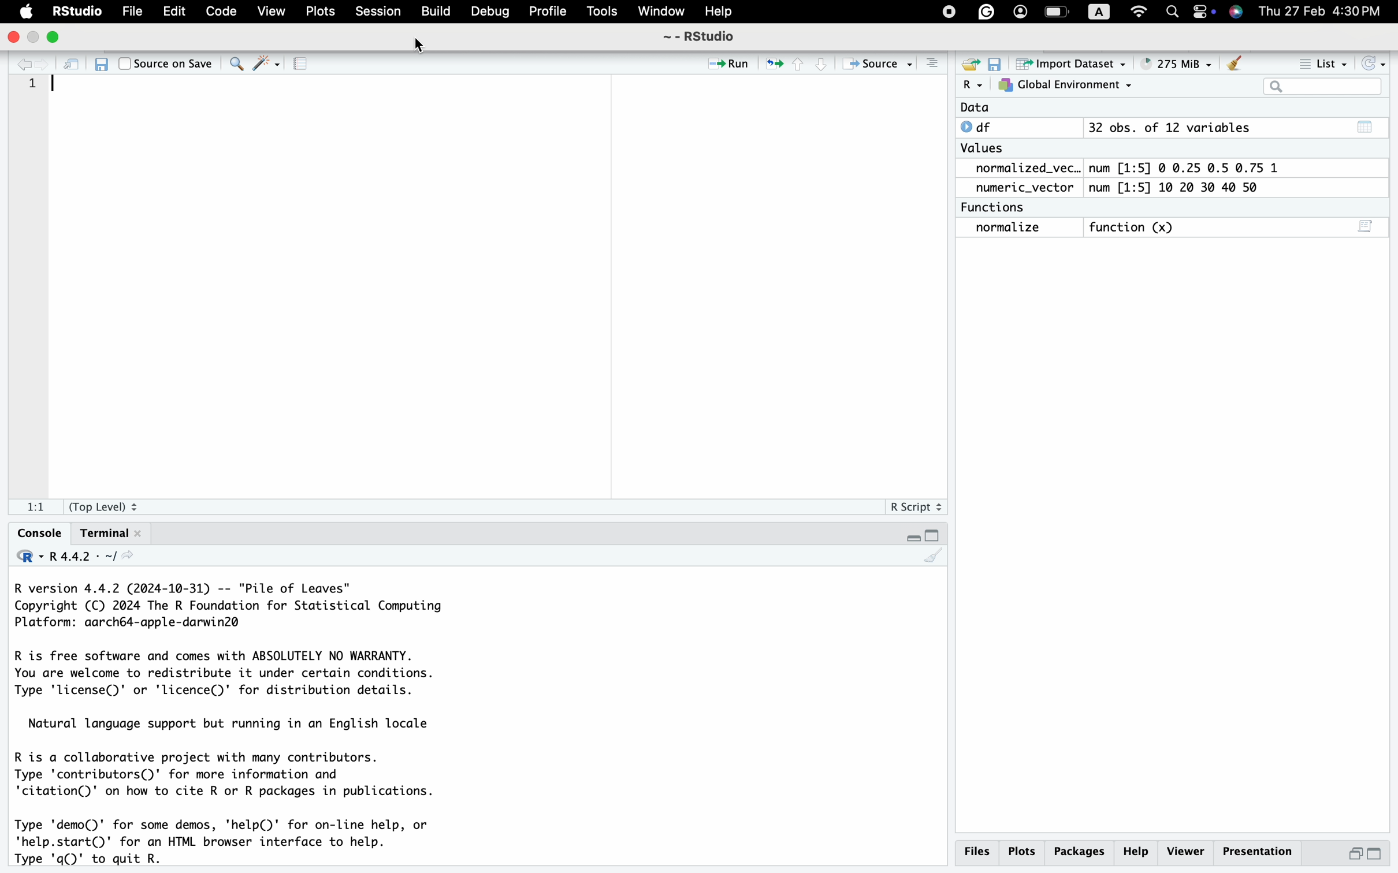 The height and width of the screenshot is (873, 1398). What do you see at coordinates (971, 63) in the screenshot?
I see `load workspace` at bounding box center [971, 63].